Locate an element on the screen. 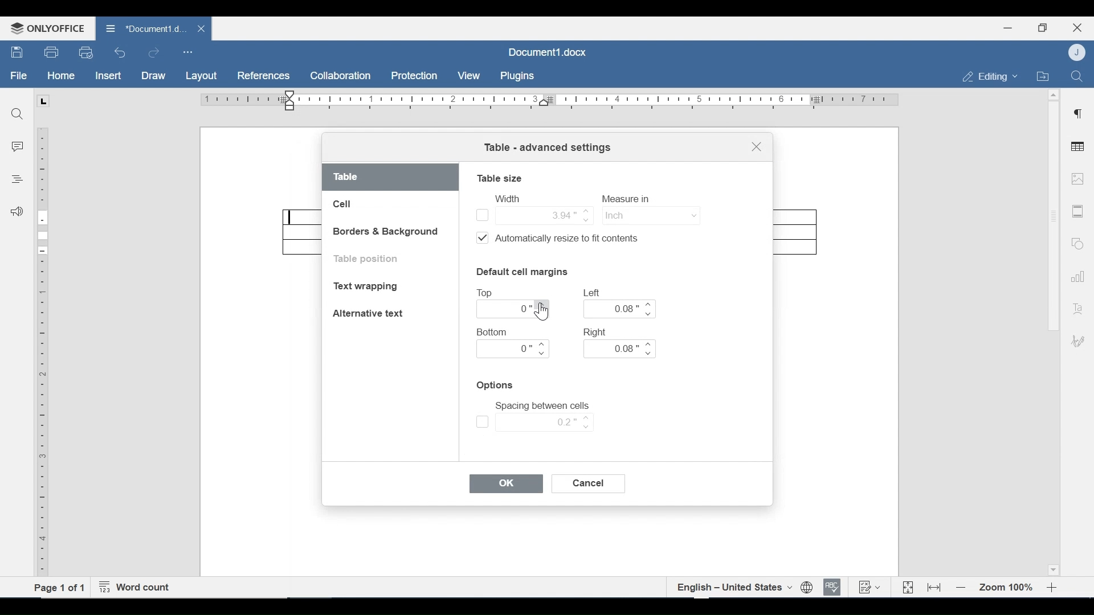 The image size is (1094, 615). Restore is located at coordinates (1042, 28).